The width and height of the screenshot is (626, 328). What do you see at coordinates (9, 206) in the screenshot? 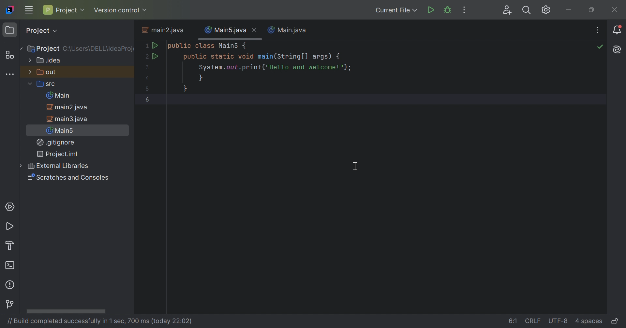
I see `Services` at bounding box center [9, 206].